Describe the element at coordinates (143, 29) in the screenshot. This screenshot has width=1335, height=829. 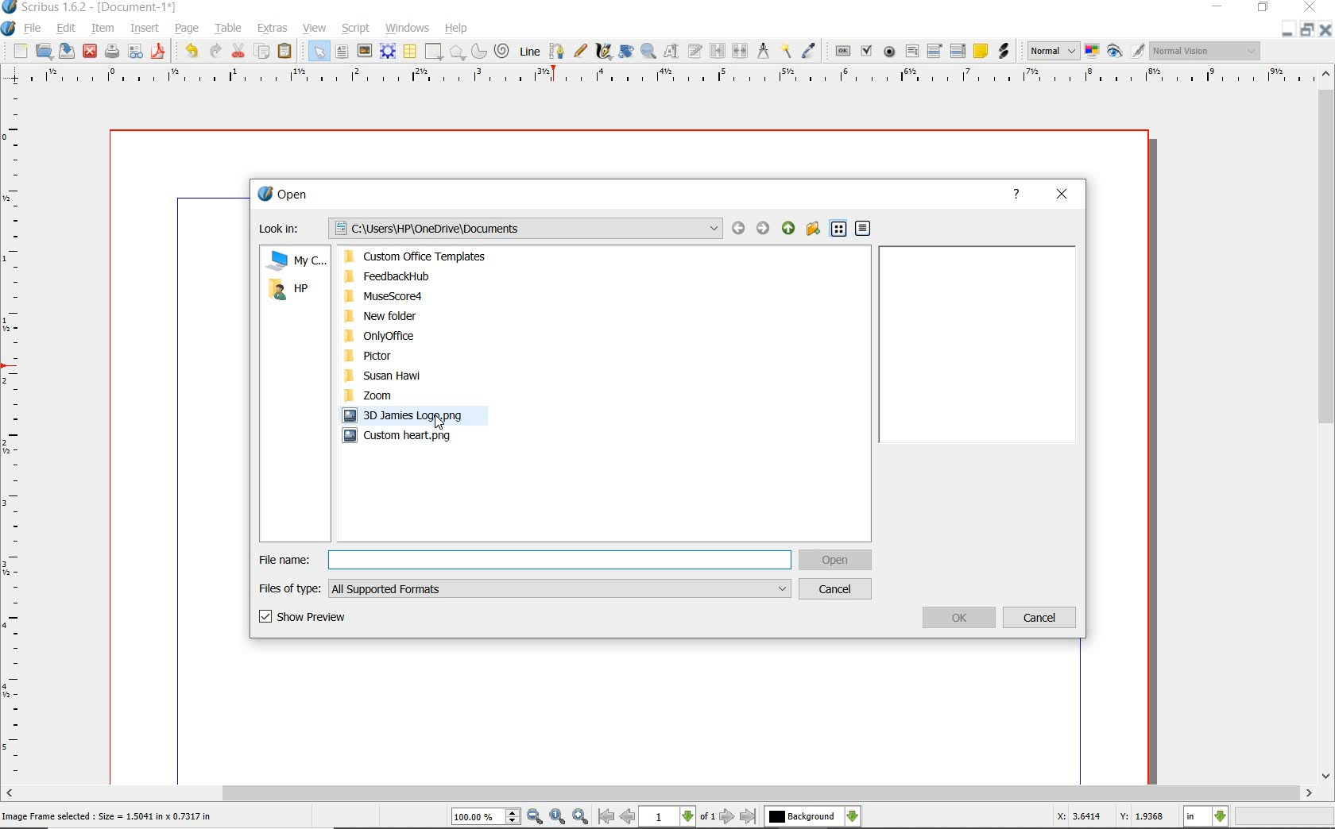
I see `insert` at that location.